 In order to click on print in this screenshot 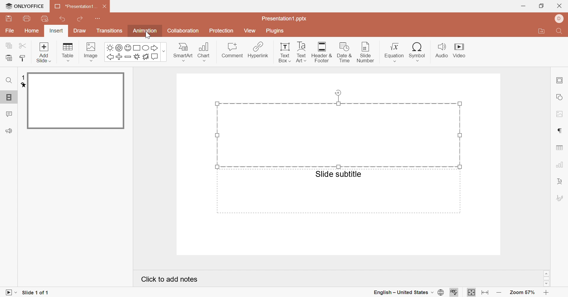, I will do `click(28, 18)`.